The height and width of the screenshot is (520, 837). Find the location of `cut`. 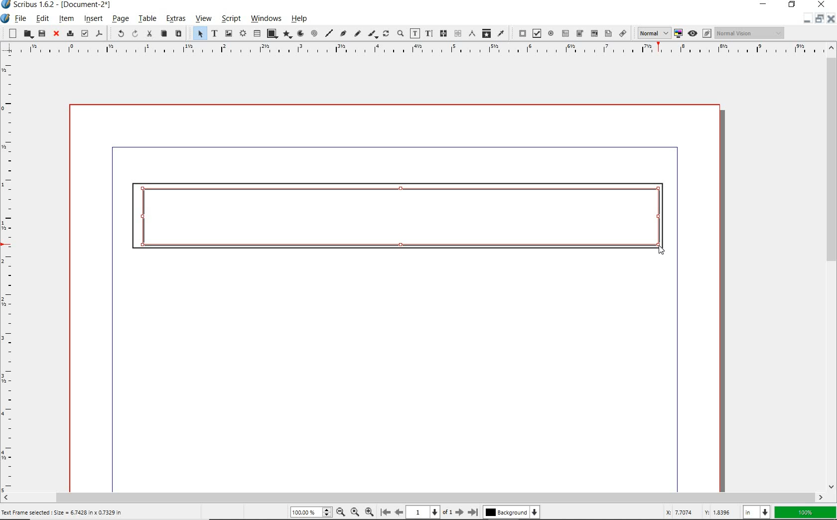

cut is located at coordinates (149, 34).